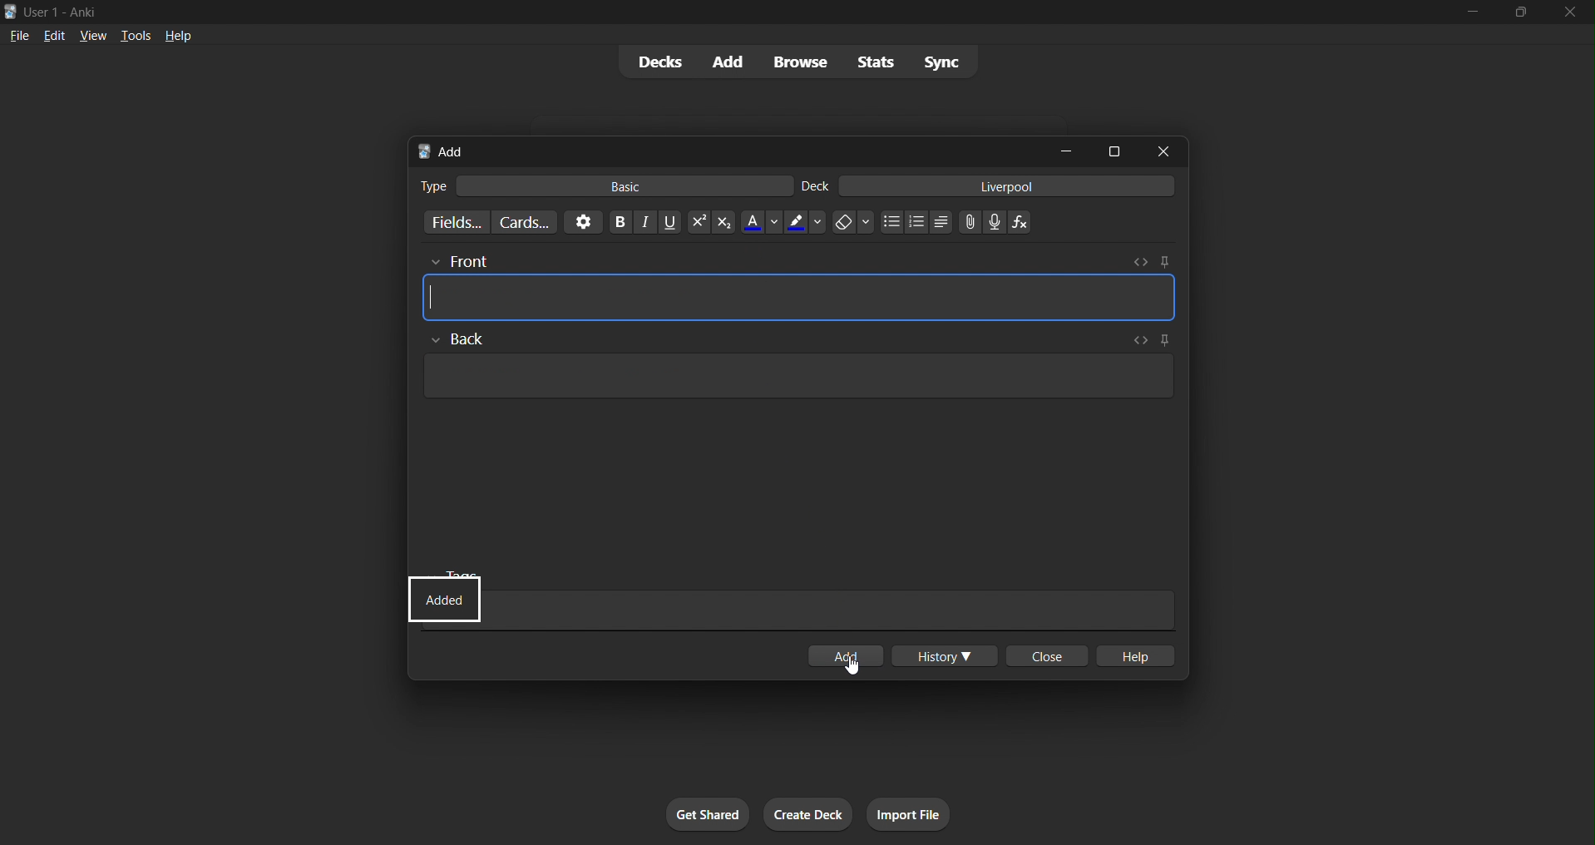  What do you see at coordinates (604, 184) in the screenshot?
I see `basic card type input field` at bounding box center [604, 184].